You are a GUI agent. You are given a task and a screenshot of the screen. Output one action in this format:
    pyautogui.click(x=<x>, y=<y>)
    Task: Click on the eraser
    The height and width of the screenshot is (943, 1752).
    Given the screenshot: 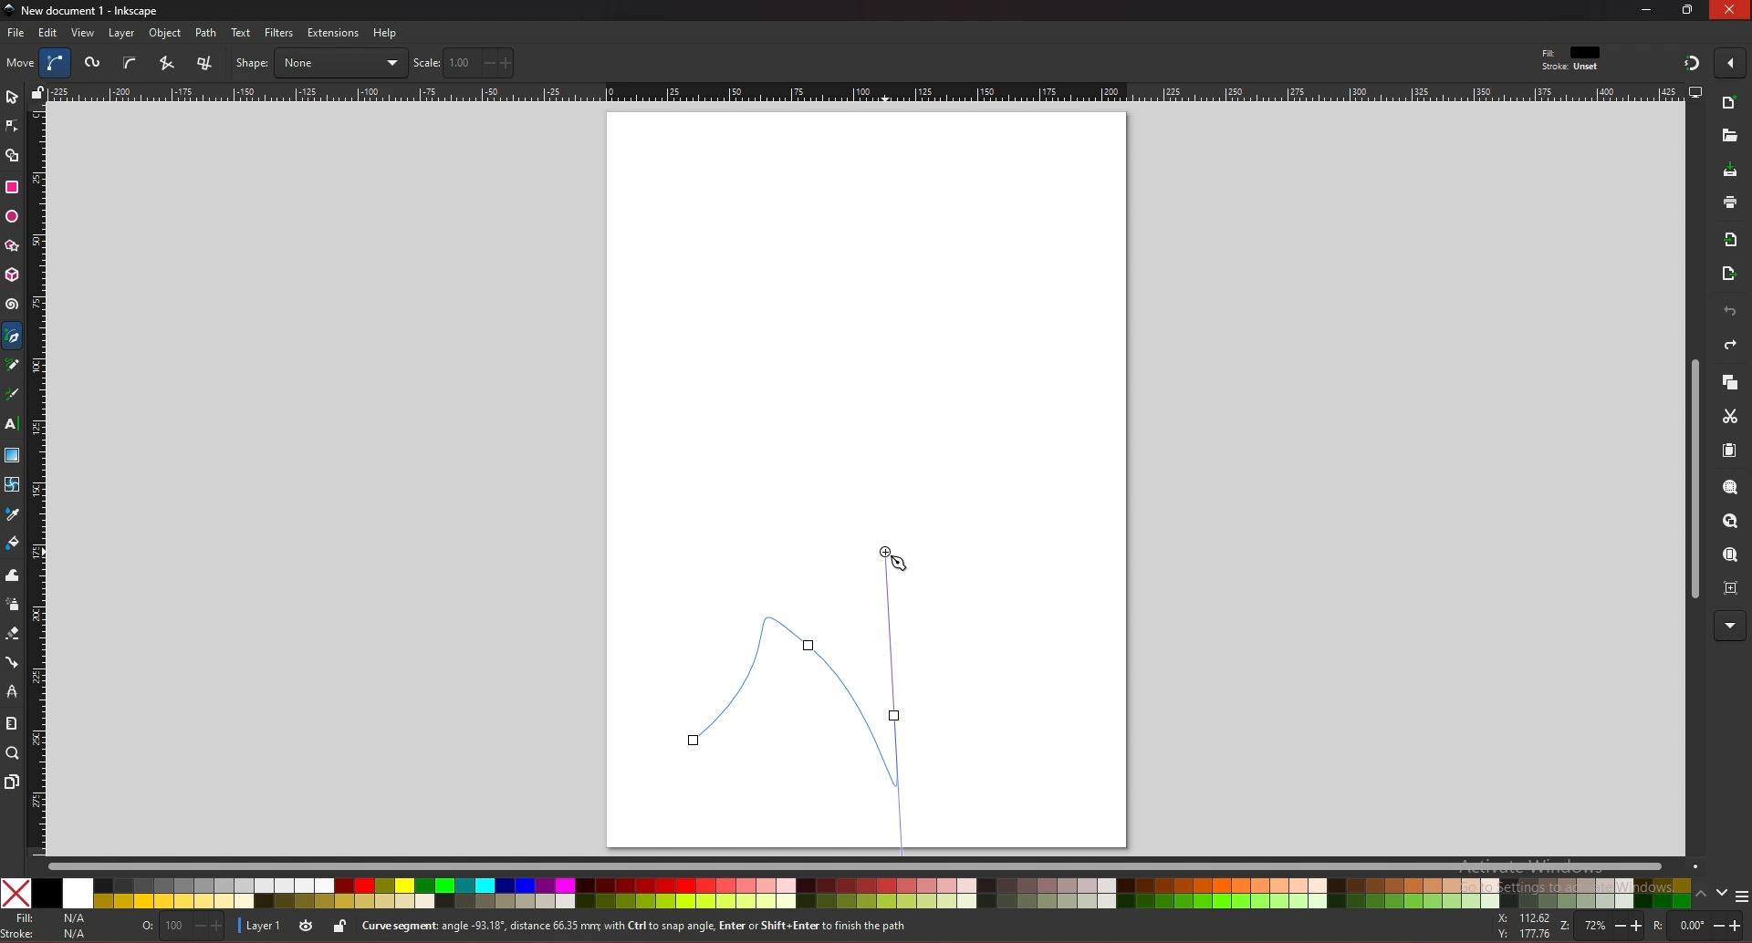 What is the action you would take?
    pyautogui.click(x=12, y=634)
    